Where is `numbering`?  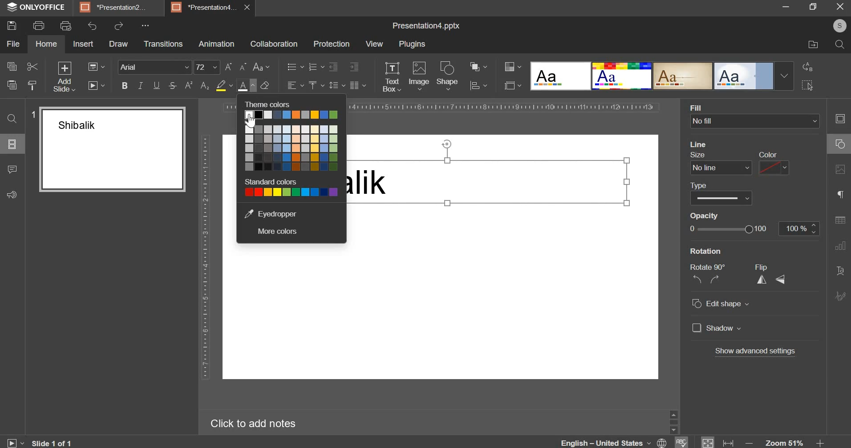
numbering is located at coordinates (316, 67).